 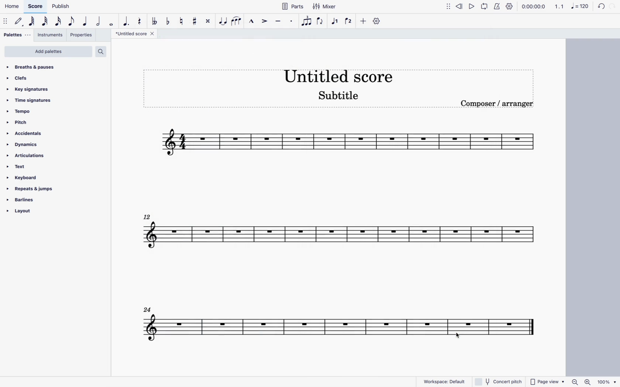 I want to click on Score, so click(x=37, y=6).